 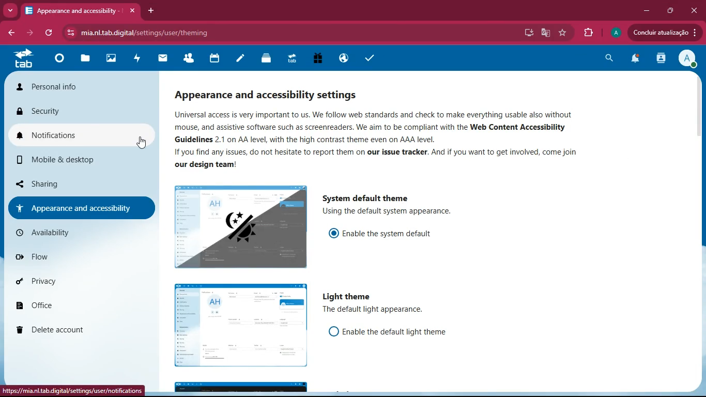 I want to click on notes, so click(x=243, y=59).